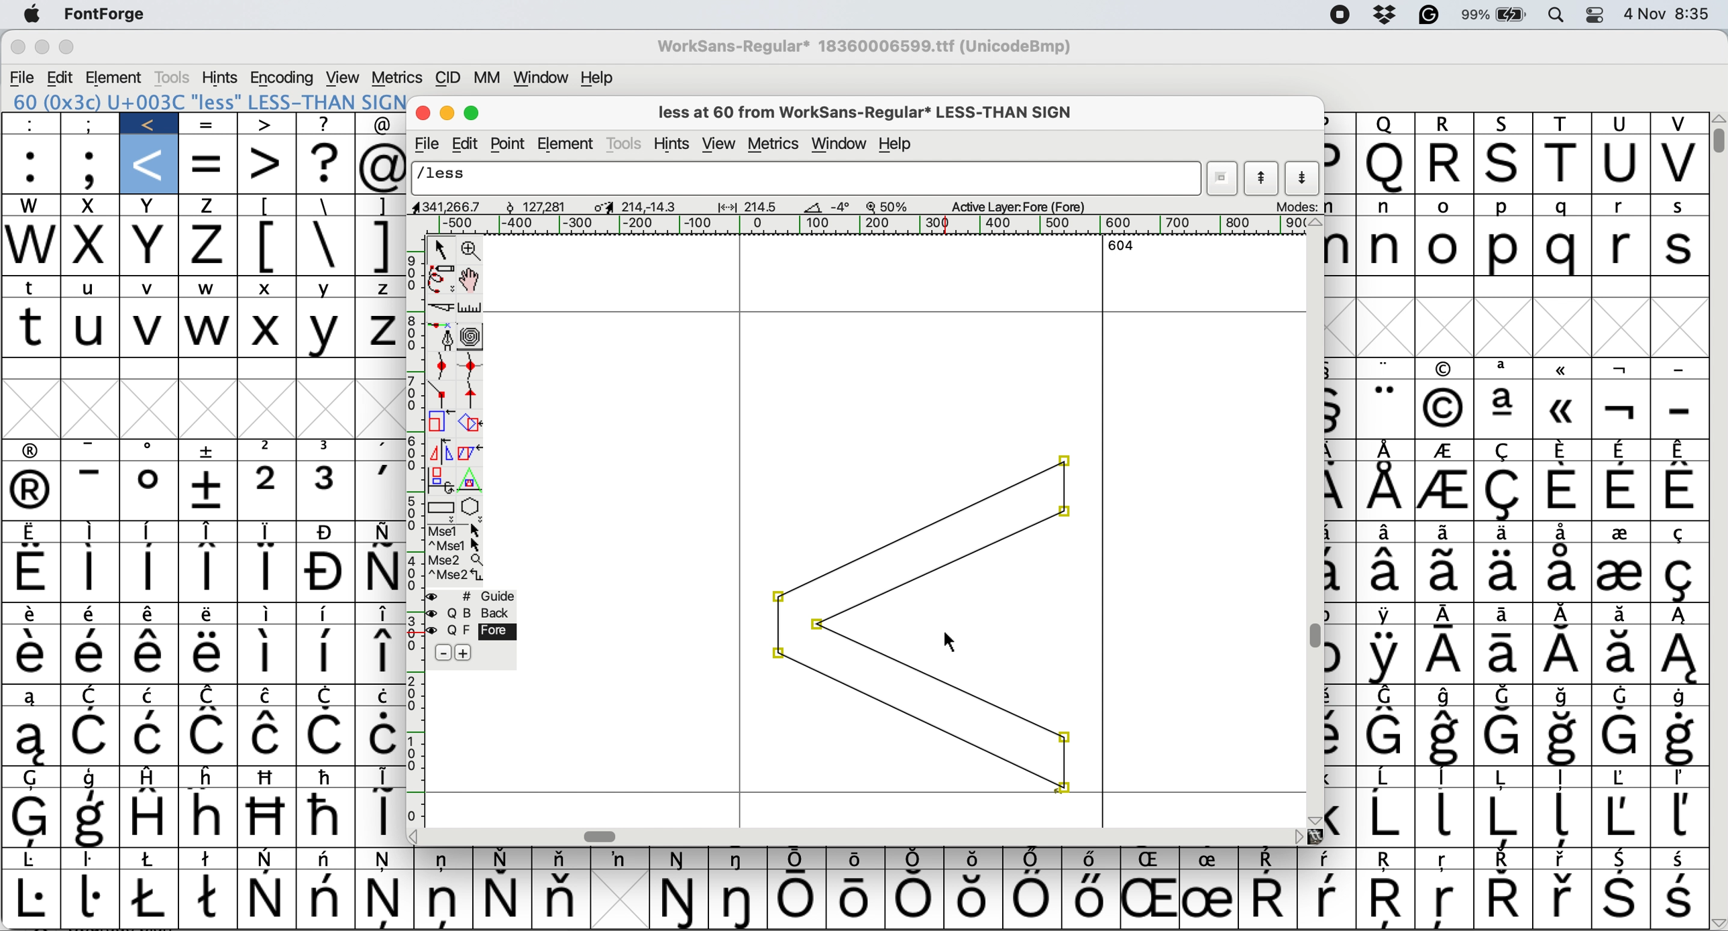 The image size is (1728, 931). What do you see at coordinates (95, 533) in the screenshot?
I see `Symbol` at bounding box center [95, 533].